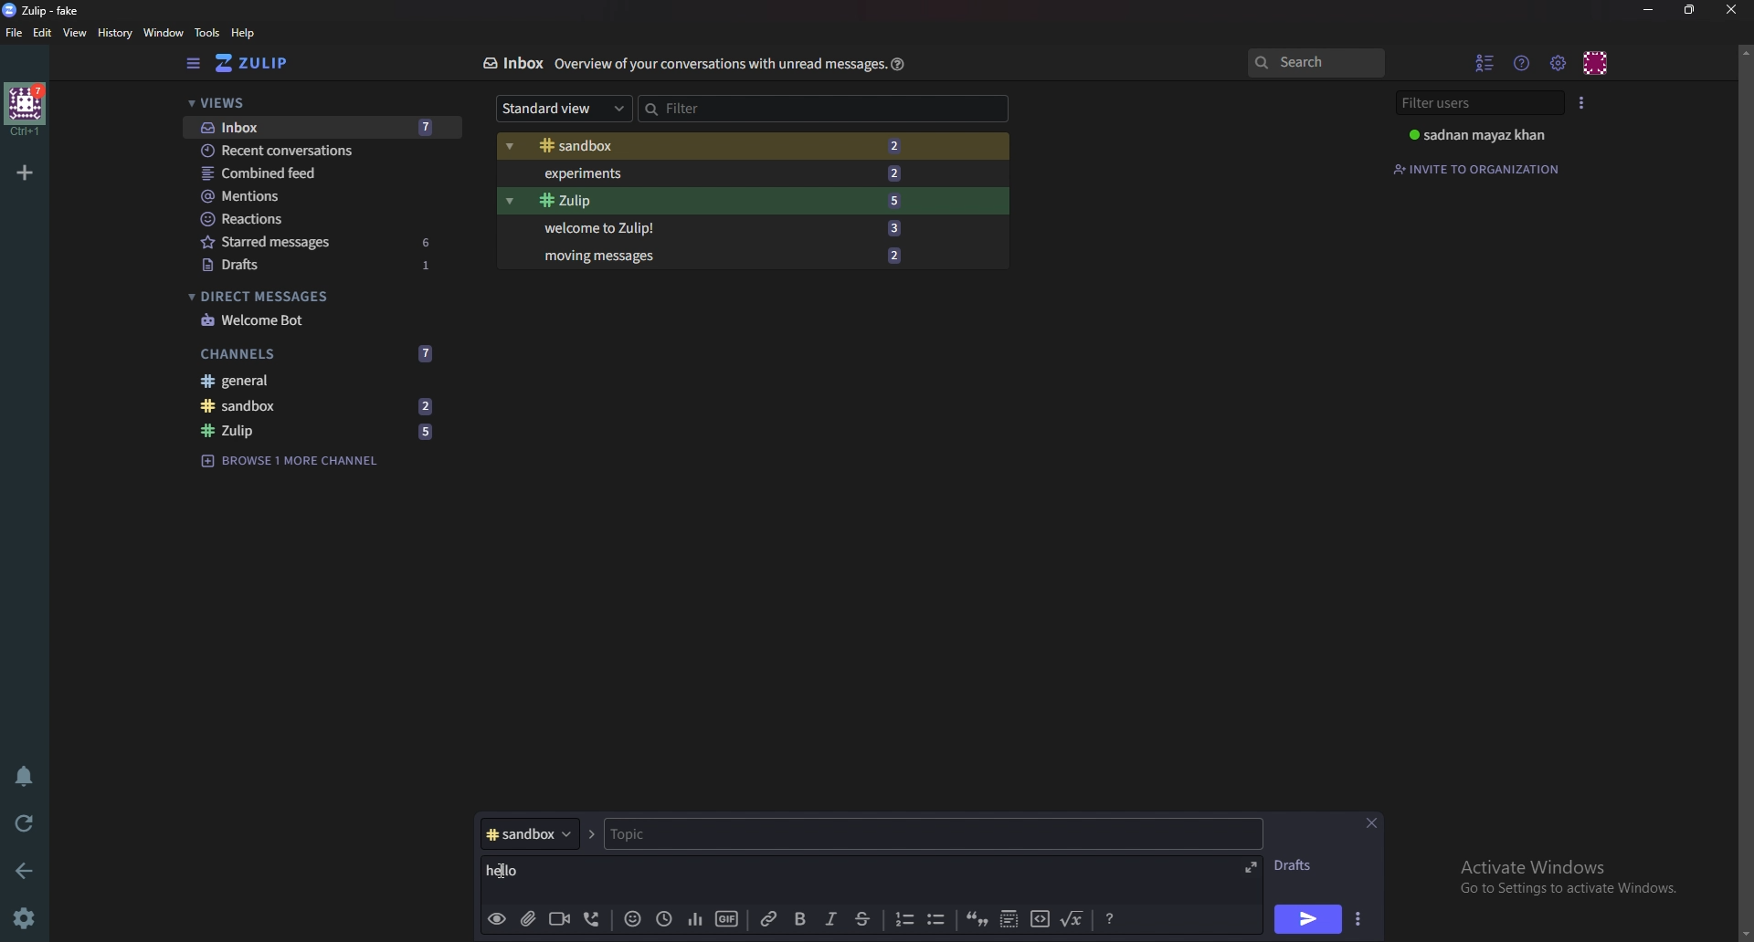 The image size is (1754, 942). Describe the element at coordinates (164, 33) in the screenshot. I see `Window` at that location.